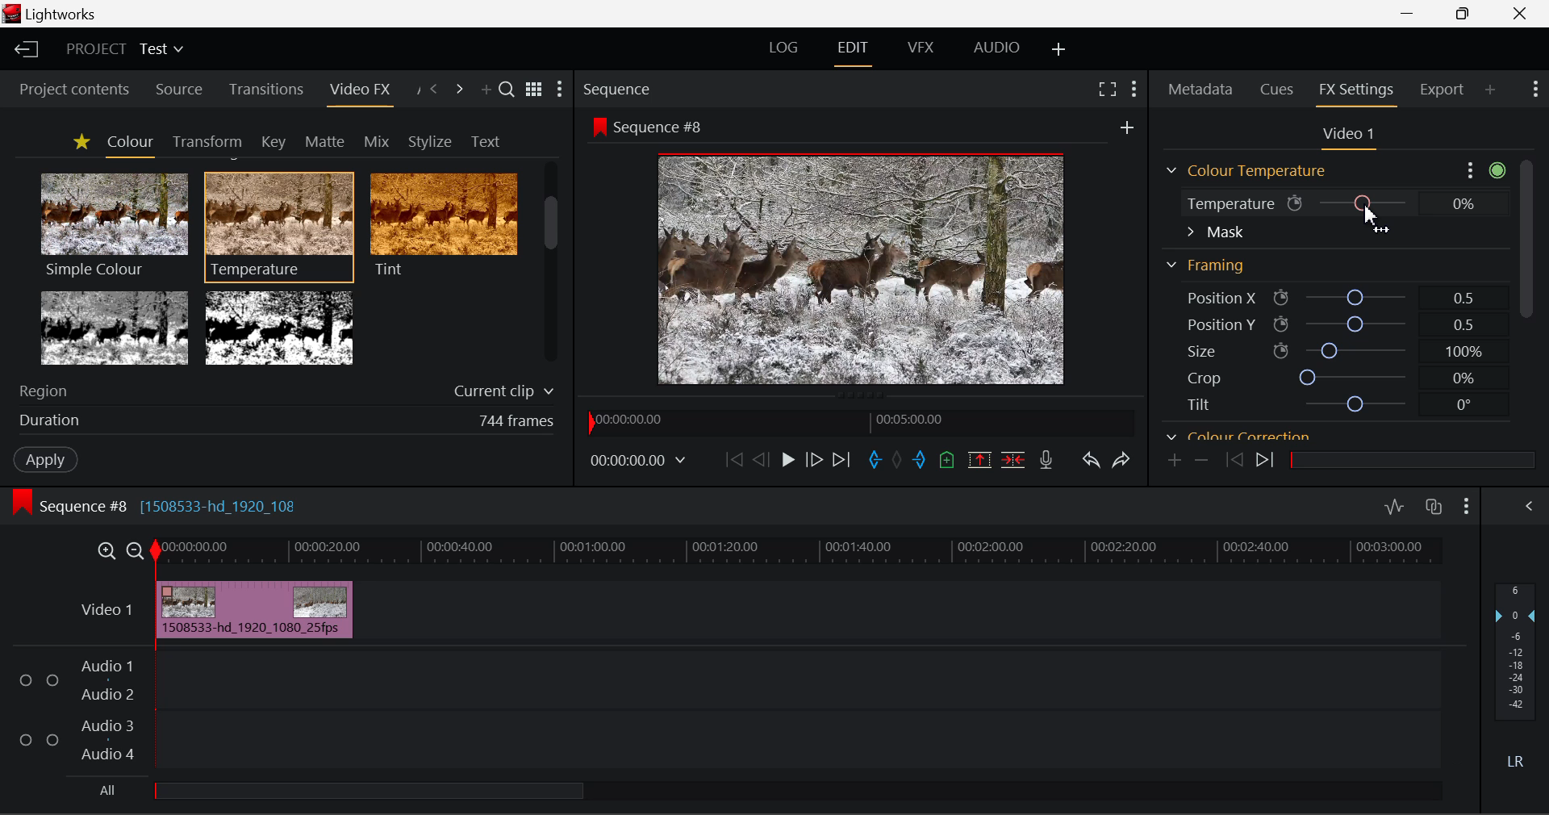  I want to click on Next keyframe, so click(1267, 462).